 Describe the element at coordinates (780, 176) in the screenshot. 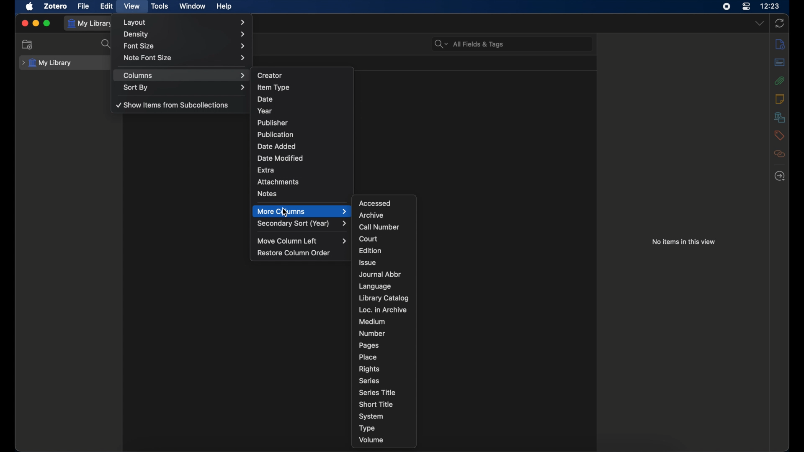

I see `locate` at that location.